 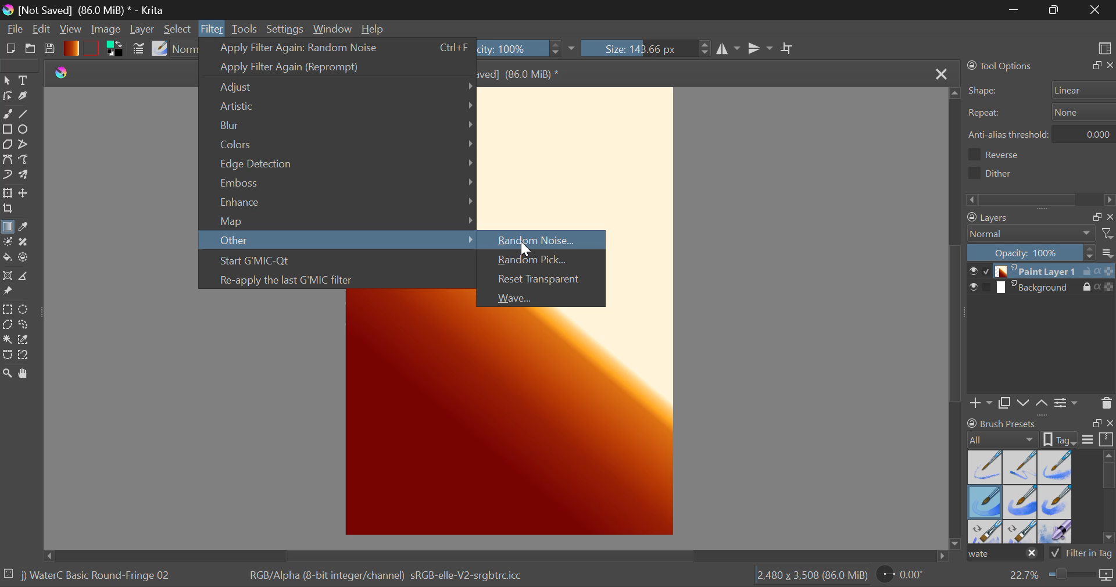 What do you see at coordinates (995, 173) in the screenshot?
I see `dither` at bounding box center [995, 173].